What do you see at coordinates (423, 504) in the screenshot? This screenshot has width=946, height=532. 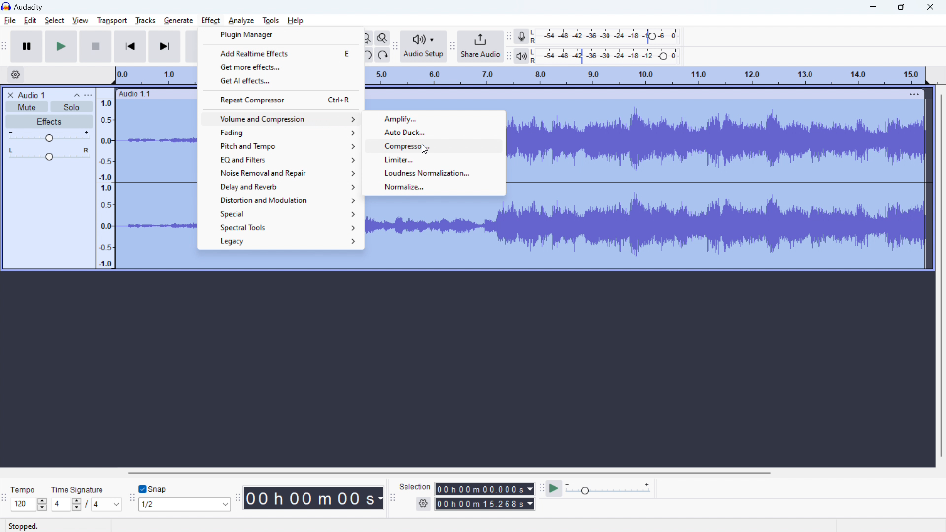 I see `settings` at bounding box center [423, 504].